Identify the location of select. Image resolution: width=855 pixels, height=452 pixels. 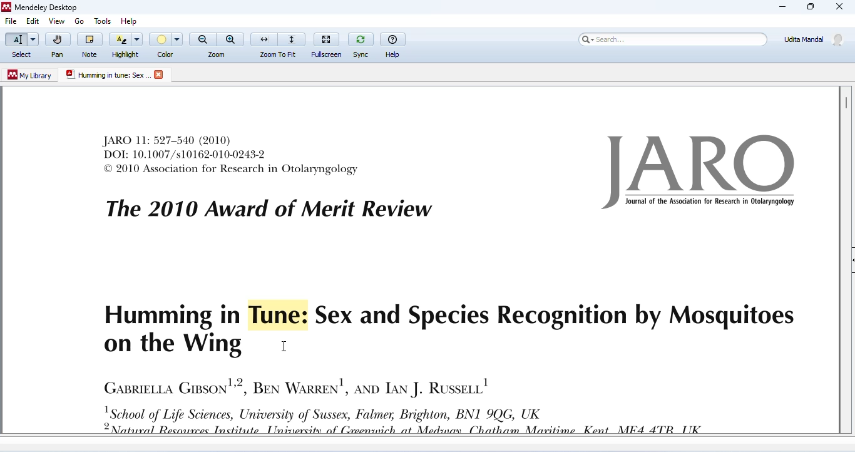
(21, 46).